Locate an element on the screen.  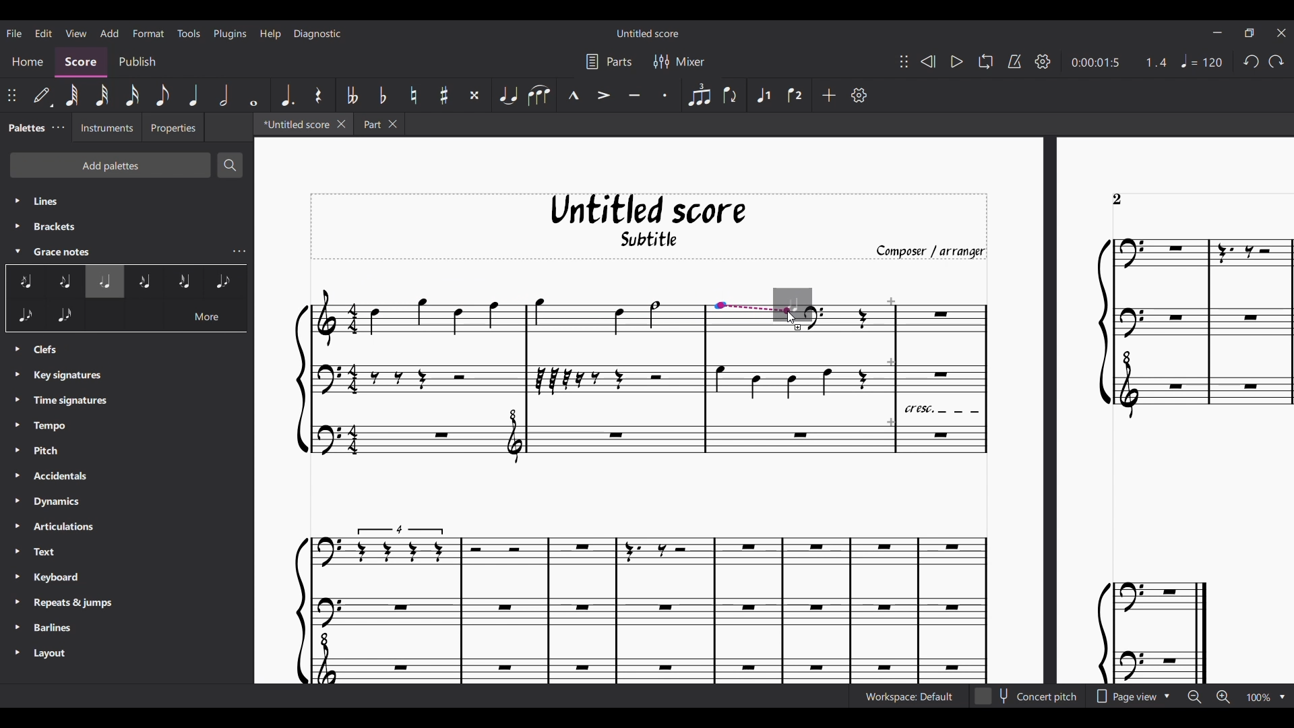
Tempo is located at coordinates (1202, 61).